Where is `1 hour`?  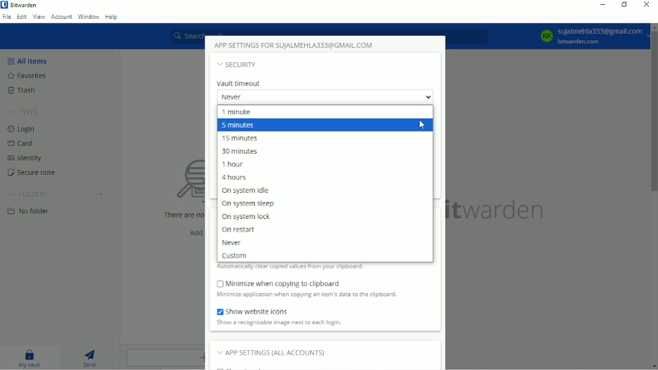
1 hour is located at coordinates (233, 165).